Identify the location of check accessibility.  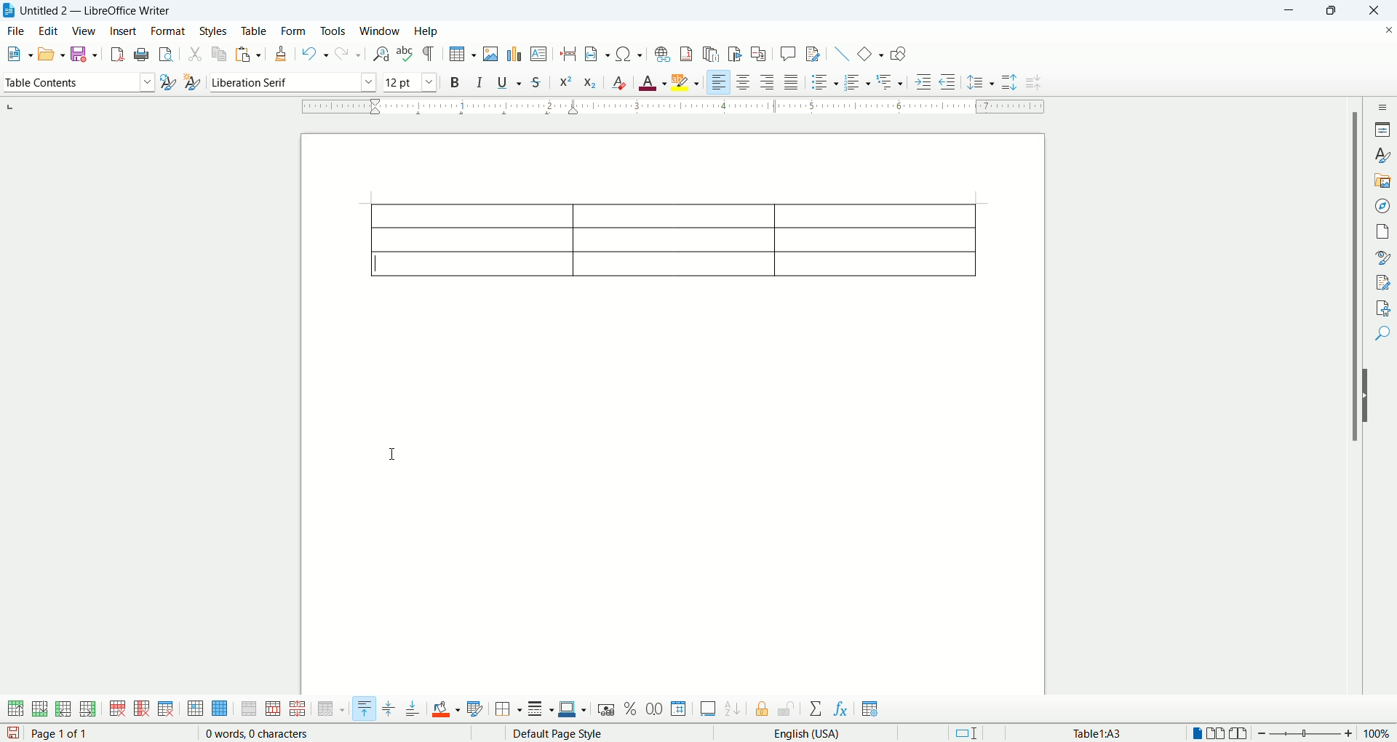
(1381, 308).